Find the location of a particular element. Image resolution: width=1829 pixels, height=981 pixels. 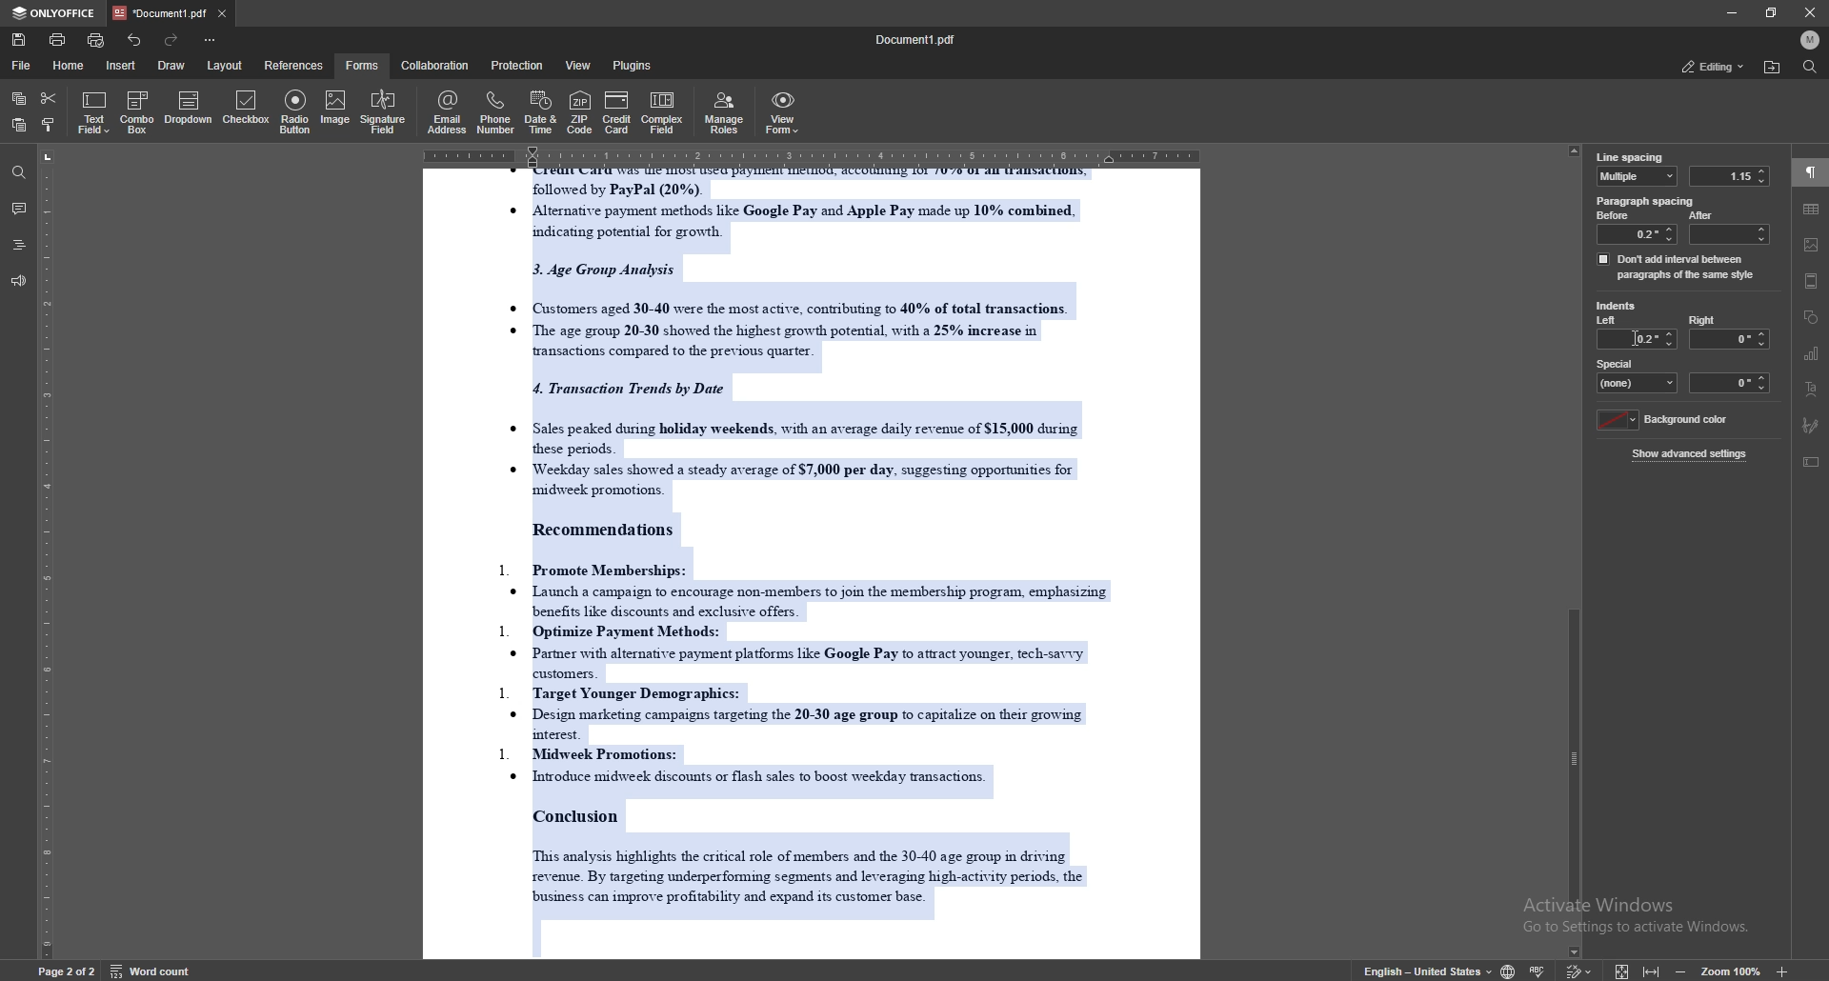

left indent value: 0.2 is located at coordinates (1654, 339).